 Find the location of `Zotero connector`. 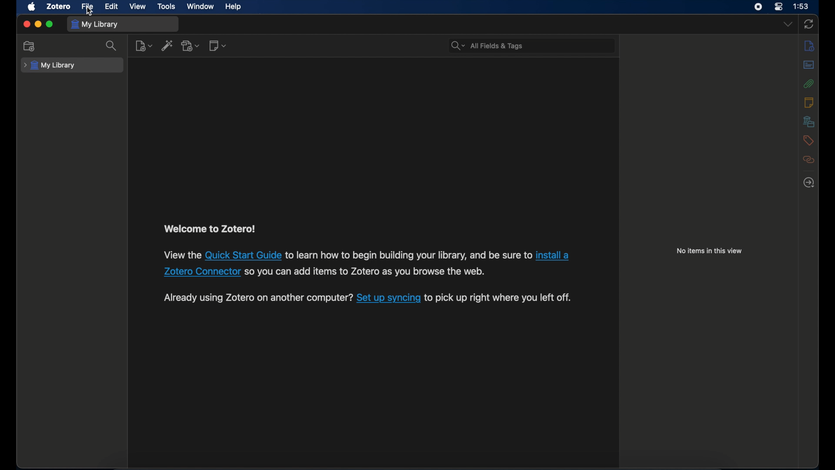

Zotero connector is located at coordinates (202, 272).